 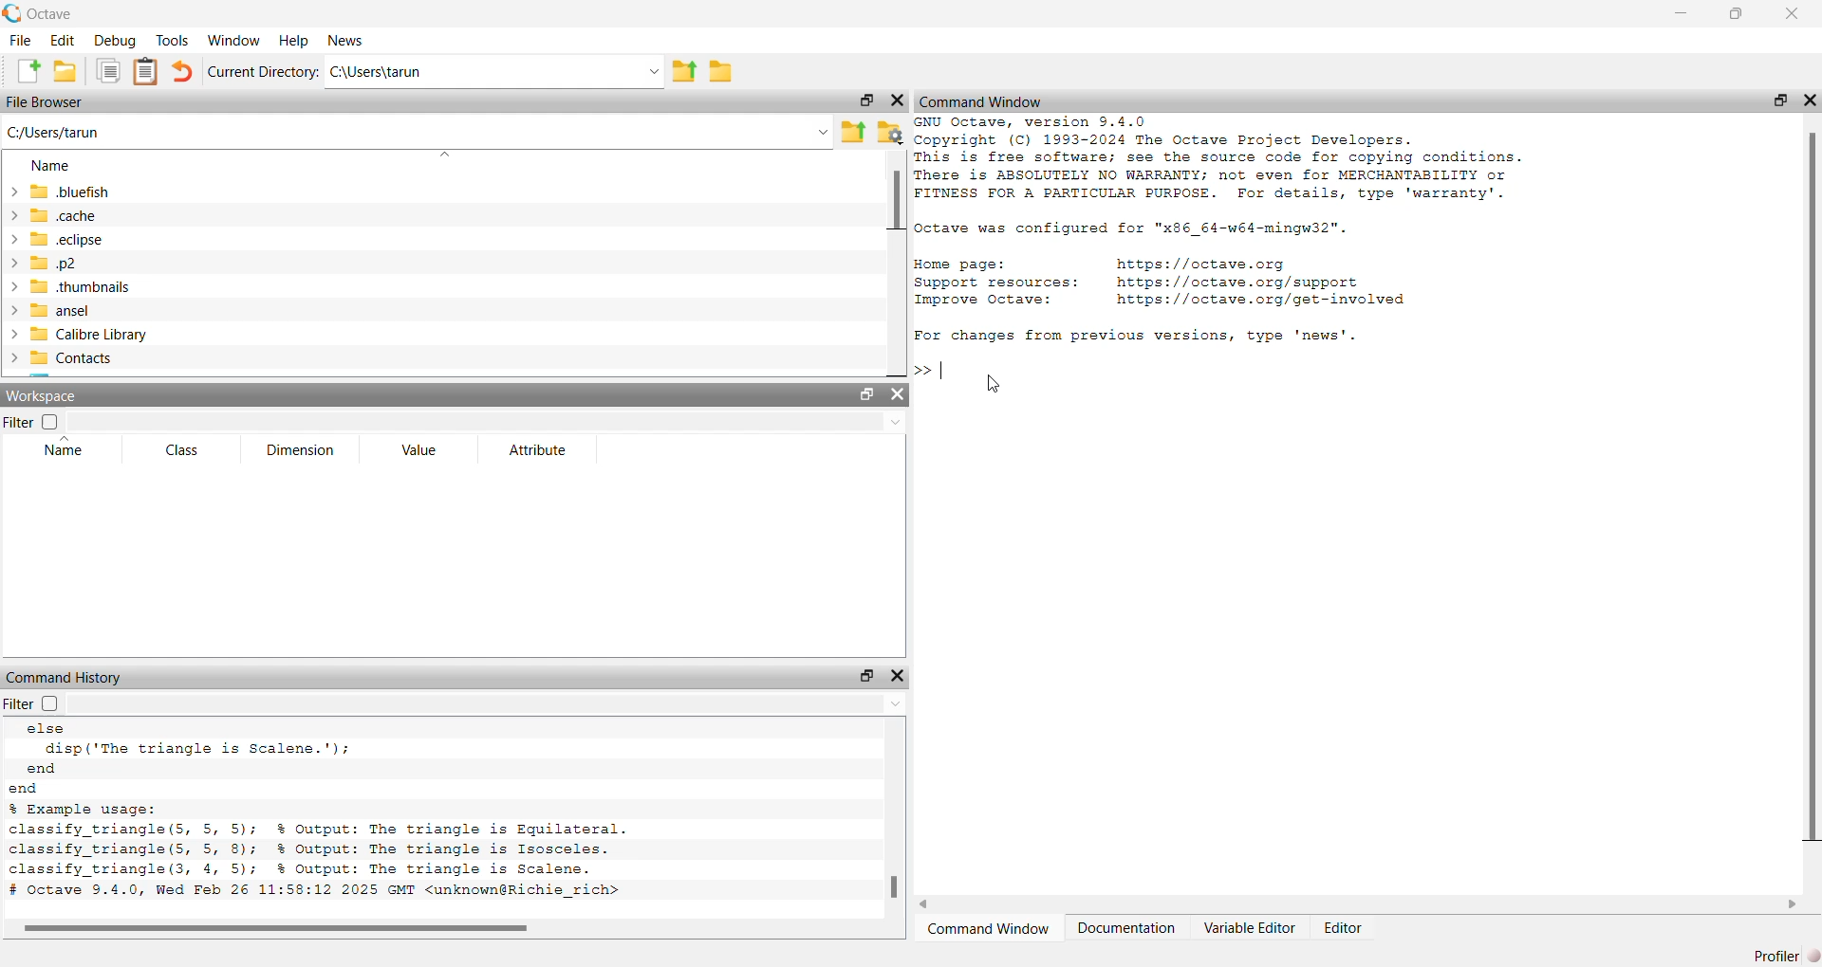 What do you see at coordinates (61, 215) in the screenshot?
I see `.cache` at bounding box center [61, 215].